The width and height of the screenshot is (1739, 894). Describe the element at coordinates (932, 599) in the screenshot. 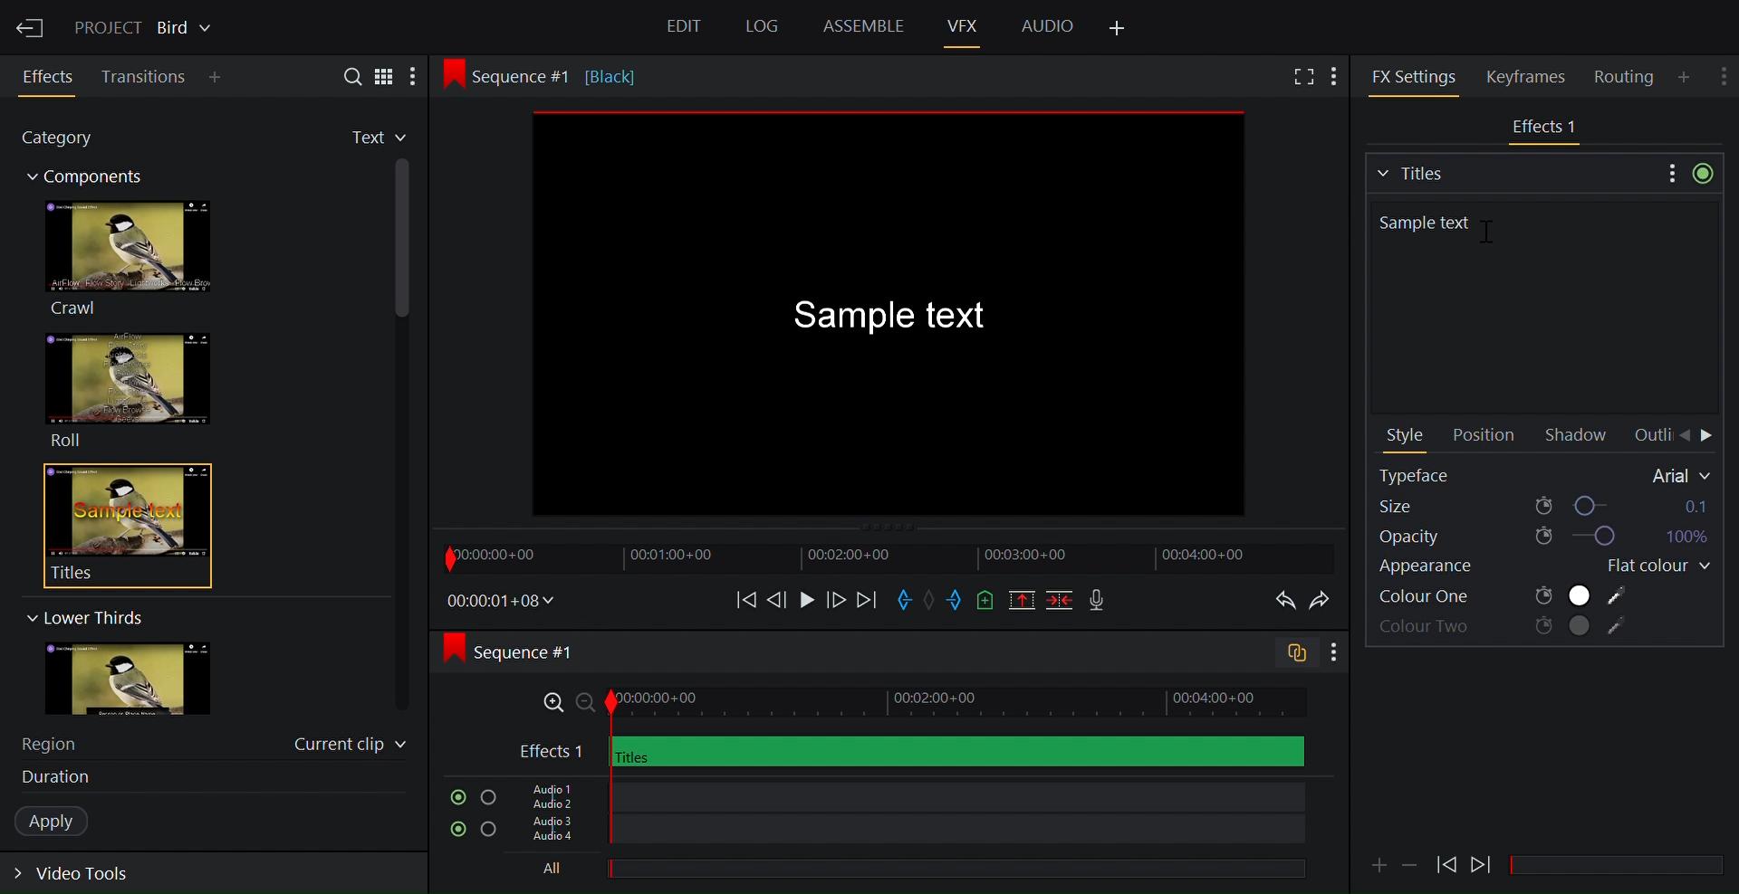

I see `Clear marks` at that location.